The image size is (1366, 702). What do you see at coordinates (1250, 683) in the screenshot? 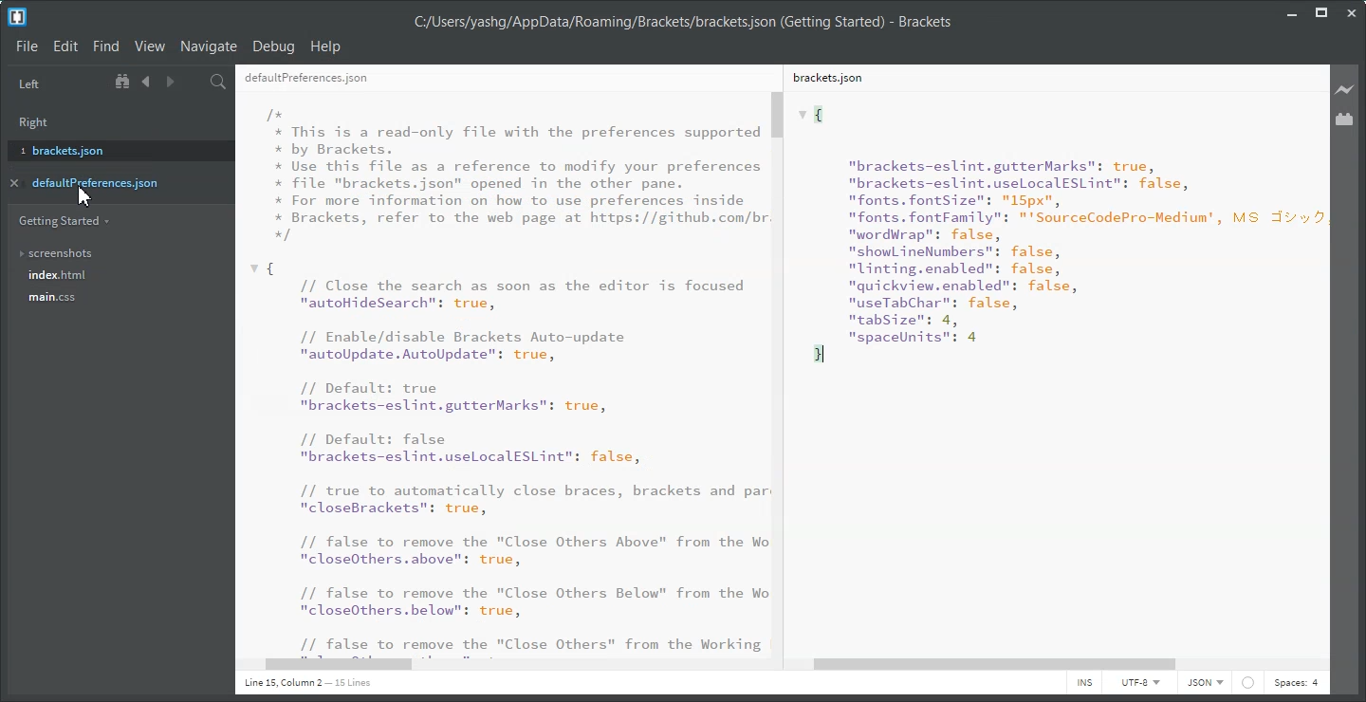
I see `circle` at bounding box center [1250, 683].